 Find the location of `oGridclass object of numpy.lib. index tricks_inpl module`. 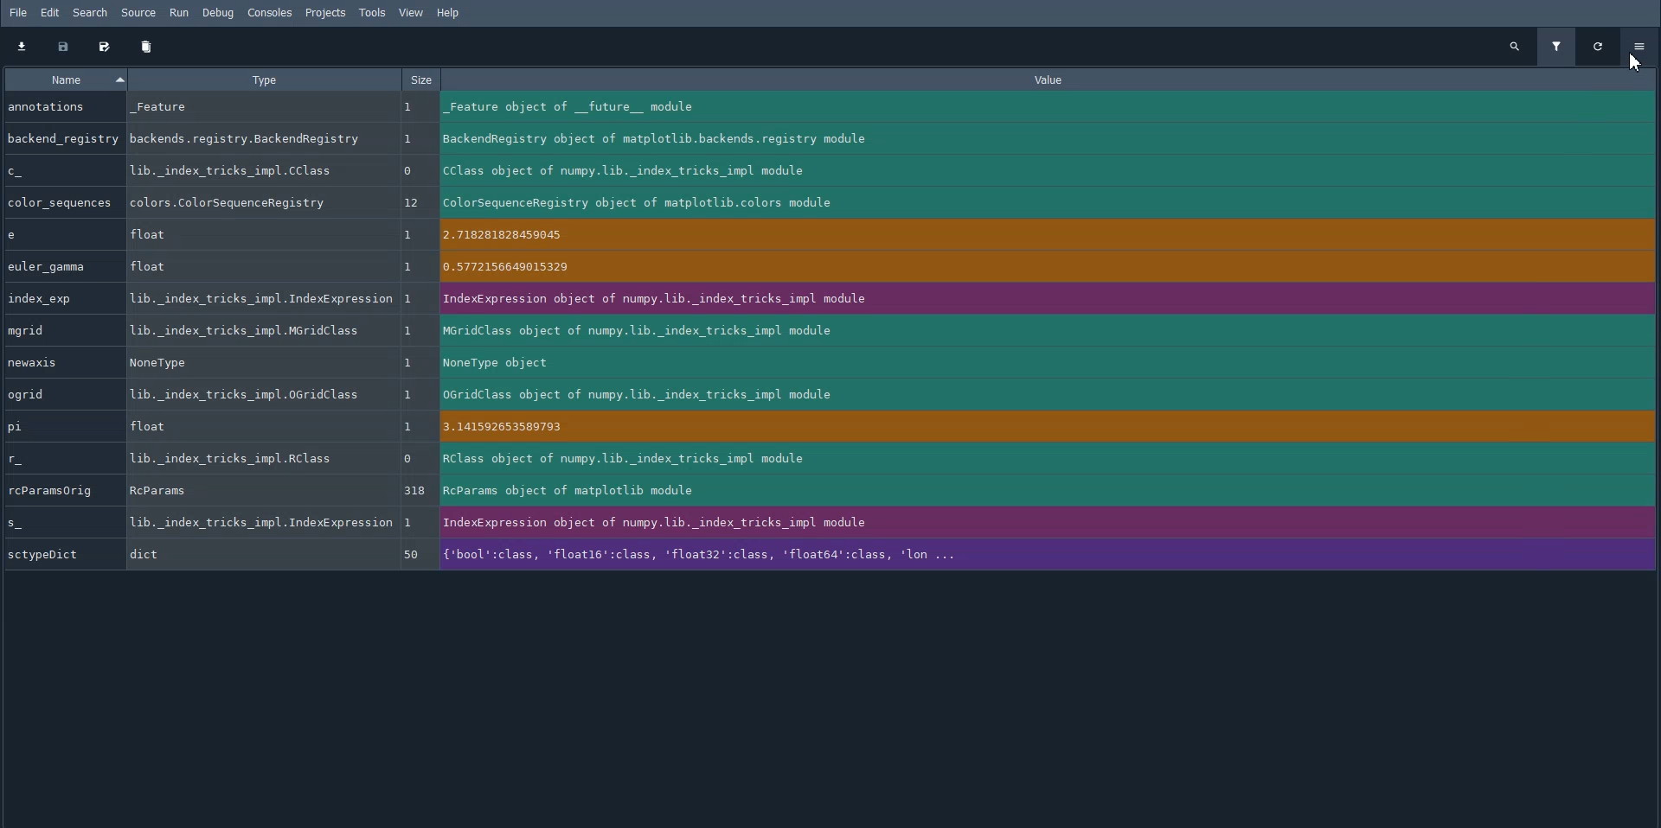

oGridclass object of numpy.lib. index tricks_inpl module is located at coordinates (1044, 393).